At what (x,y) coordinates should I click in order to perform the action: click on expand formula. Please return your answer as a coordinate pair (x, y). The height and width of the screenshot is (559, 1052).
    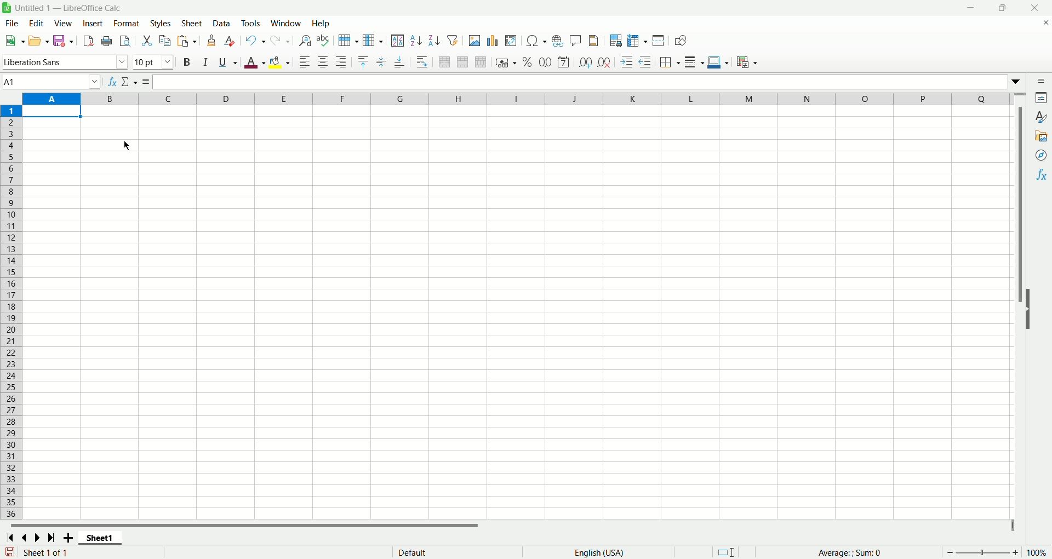
    Looking at the image, I should click on (1018, 81).